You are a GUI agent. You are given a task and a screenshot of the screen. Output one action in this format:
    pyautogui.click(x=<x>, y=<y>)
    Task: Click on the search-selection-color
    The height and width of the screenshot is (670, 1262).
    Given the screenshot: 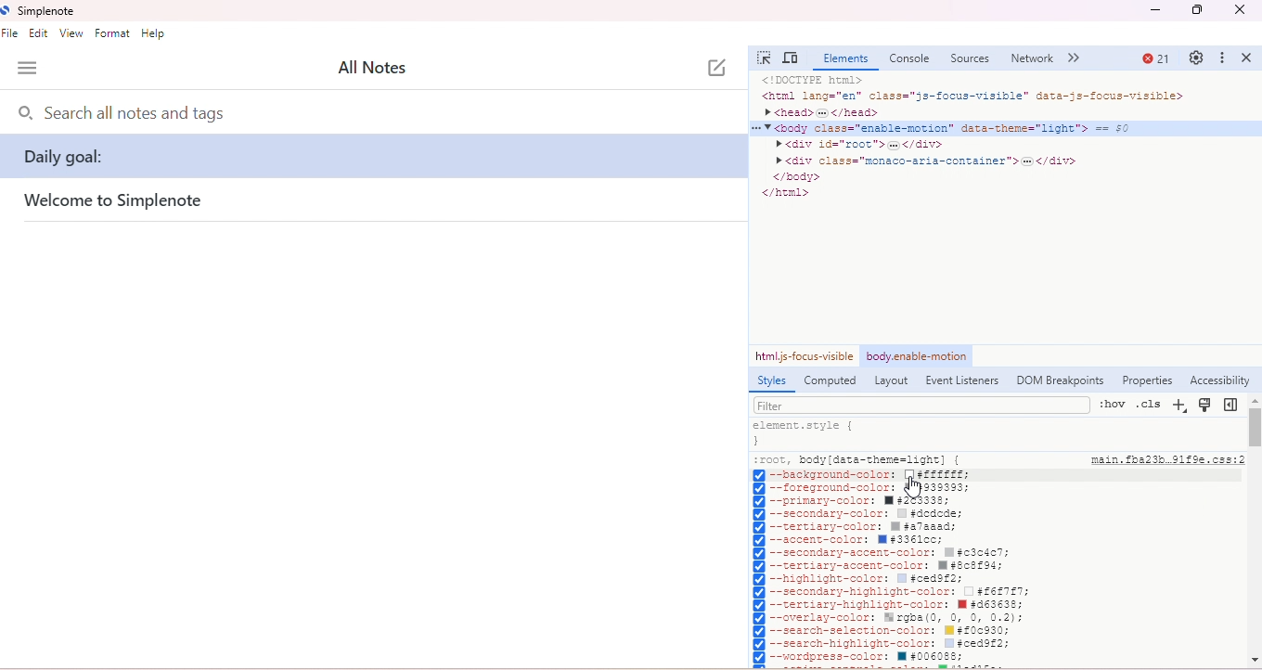 What is the action you would take?
    pyautogui.click(x=883, y=632)
    